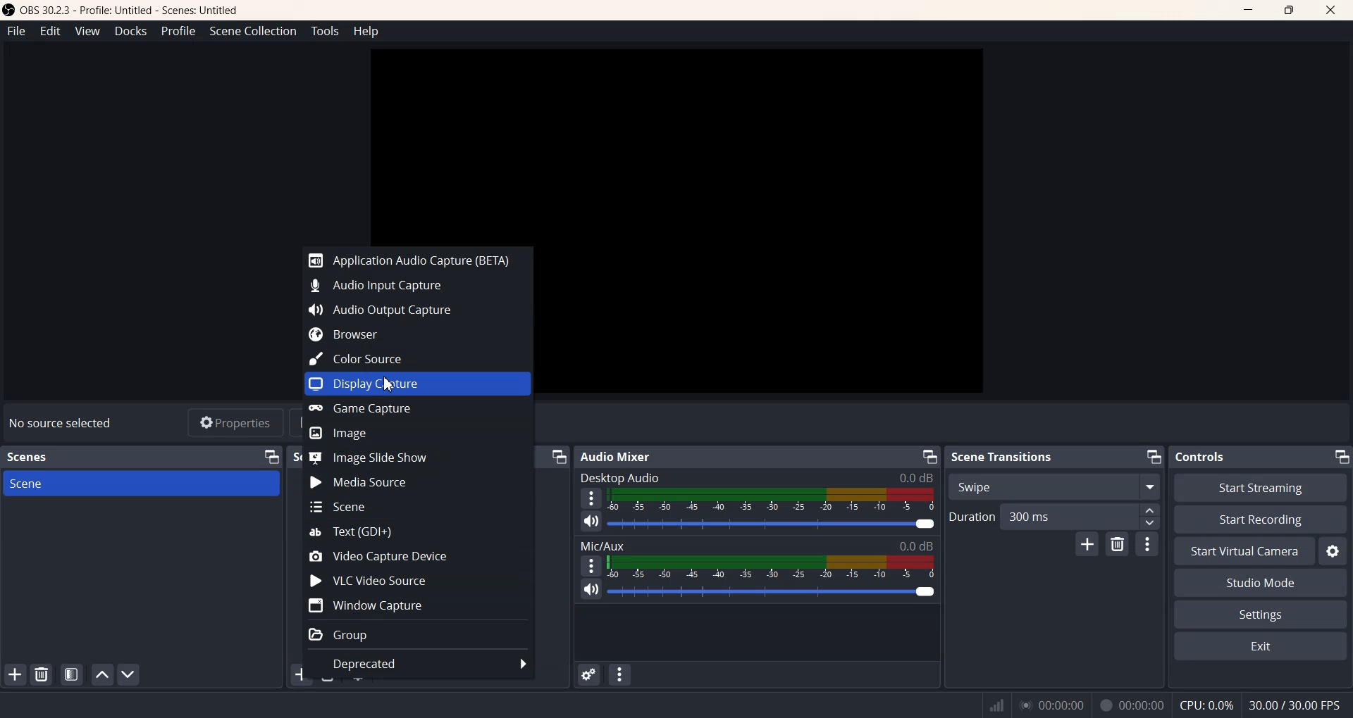 This screenshot has width=1353, height=718. Describe the element at coordinates (620, 674) in the screenshot. I see `Audio Mixer menu` at that location.